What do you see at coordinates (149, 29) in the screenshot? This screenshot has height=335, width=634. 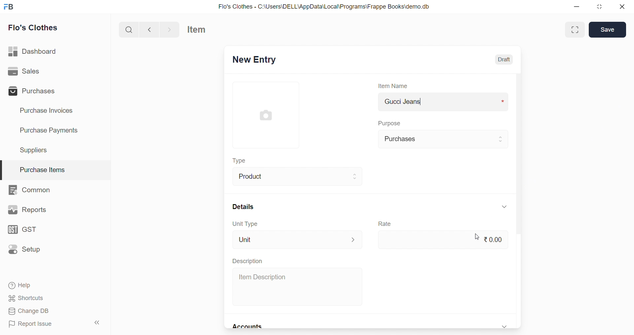 I see `navigate backward` at bounding box center [149, 29].